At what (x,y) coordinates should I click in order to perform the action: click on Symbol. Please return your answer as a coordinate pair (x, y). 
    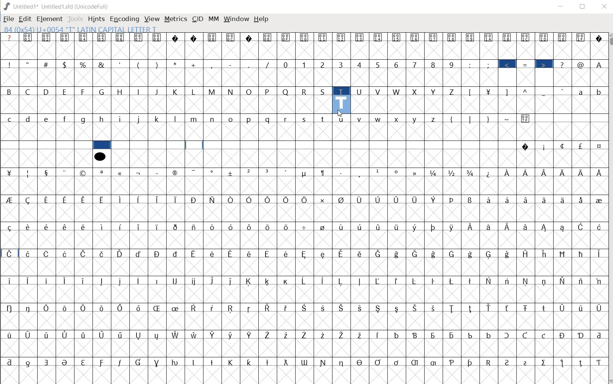
    Looking at the image, I should click on (231, 37).